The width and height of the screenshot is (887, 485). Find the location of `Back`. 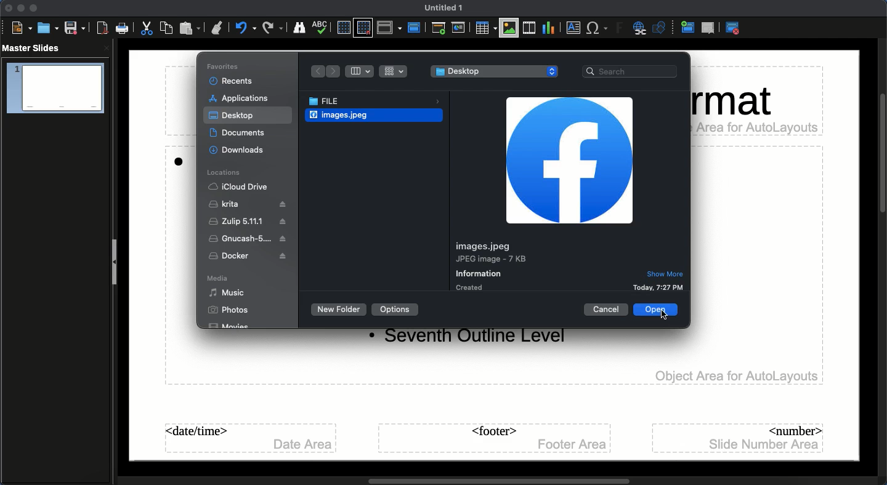

Back is located at coordinates (316, 71).